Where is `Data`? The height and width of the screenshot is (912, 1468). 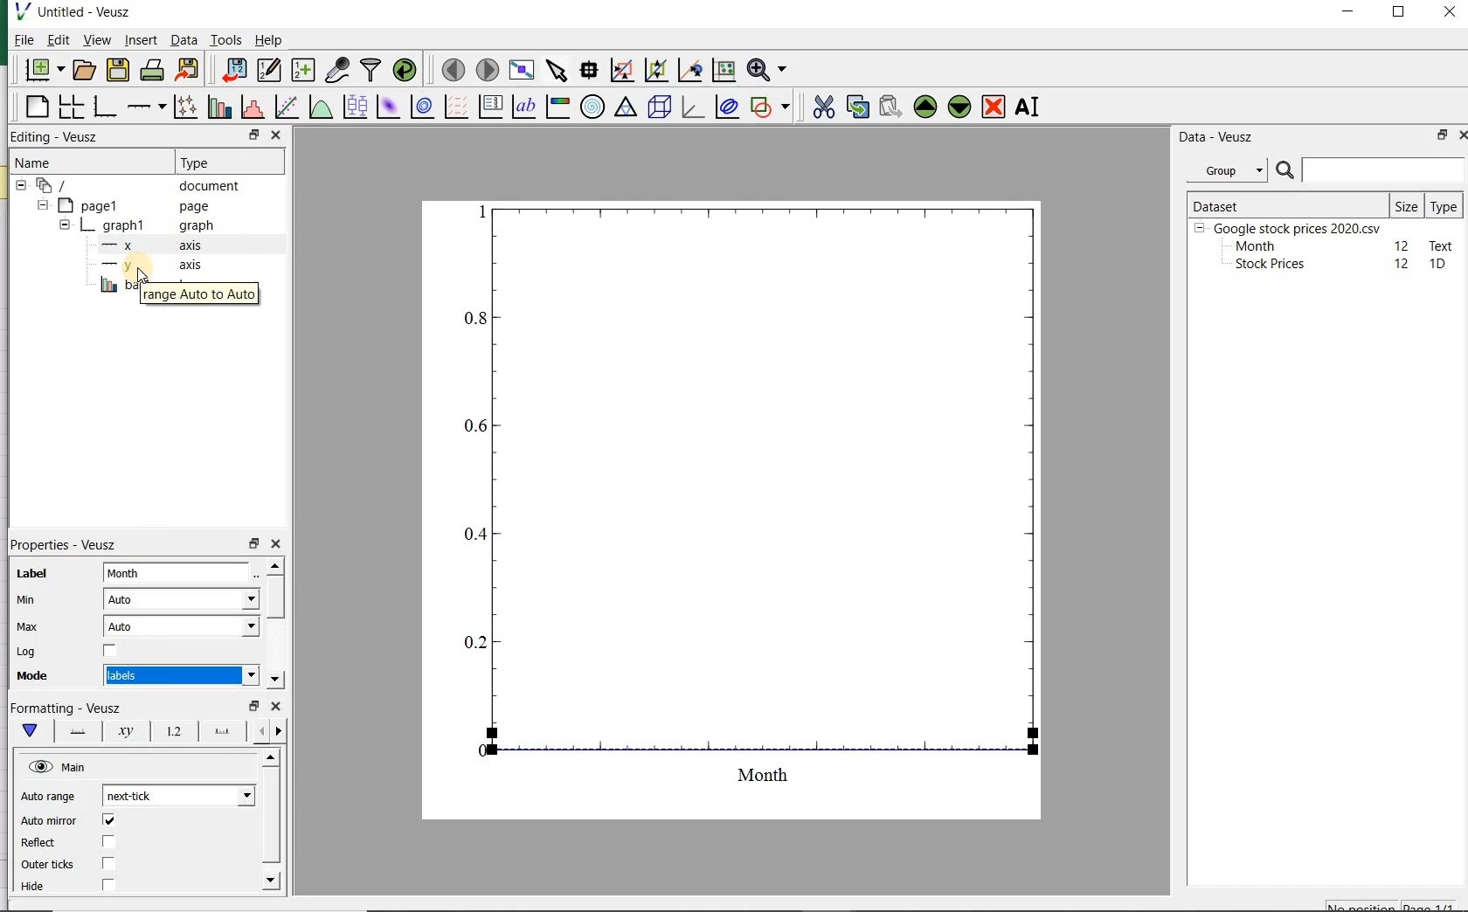
Data is located at coordinates (183, 42).